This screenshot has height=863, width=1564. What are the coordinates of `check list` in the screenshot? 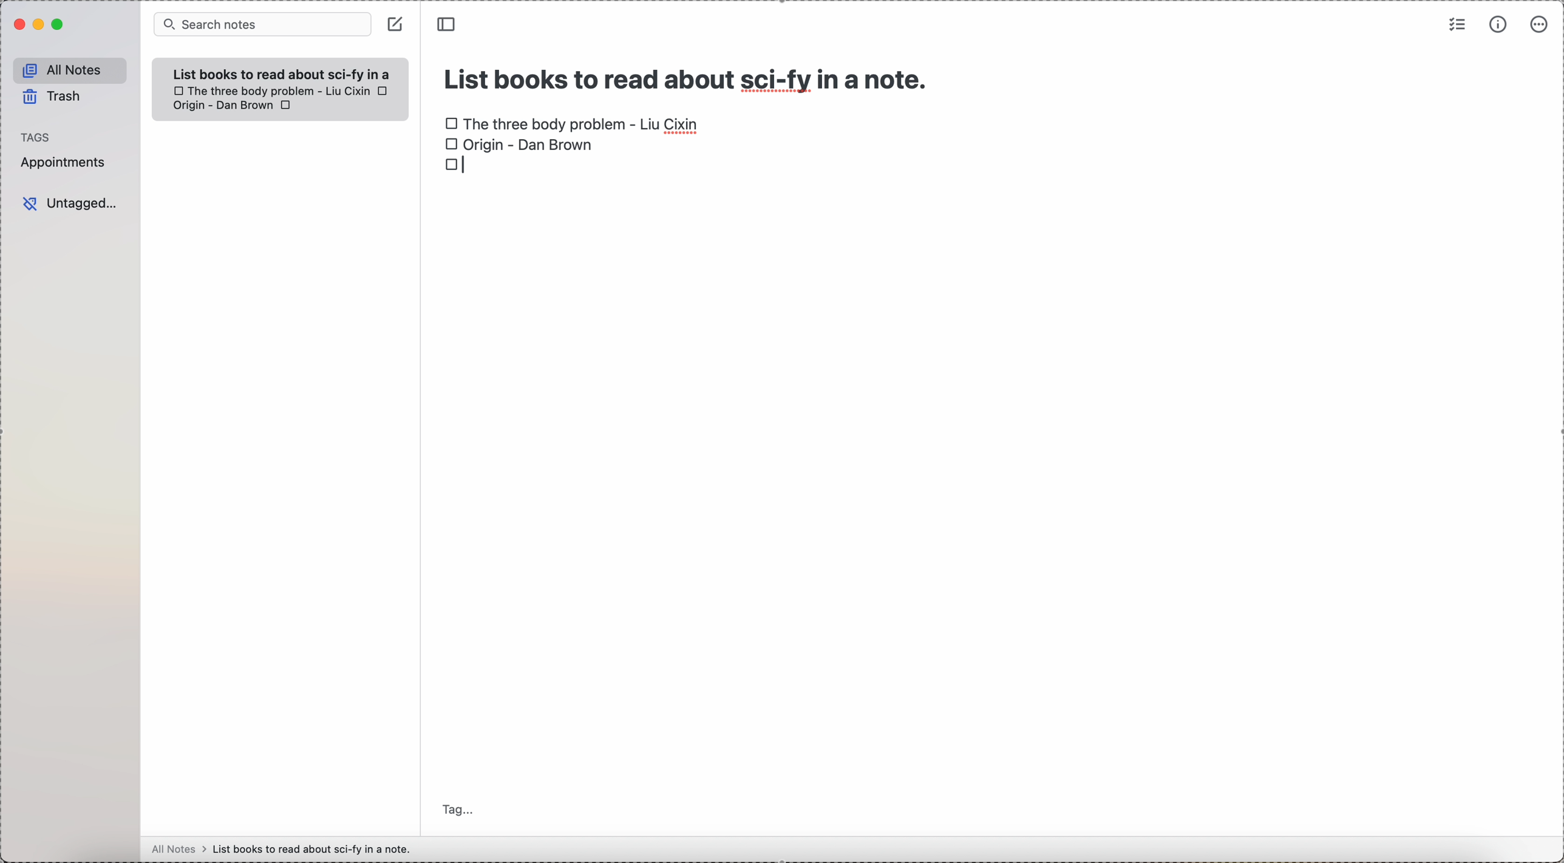 It's located at (1457, 24).